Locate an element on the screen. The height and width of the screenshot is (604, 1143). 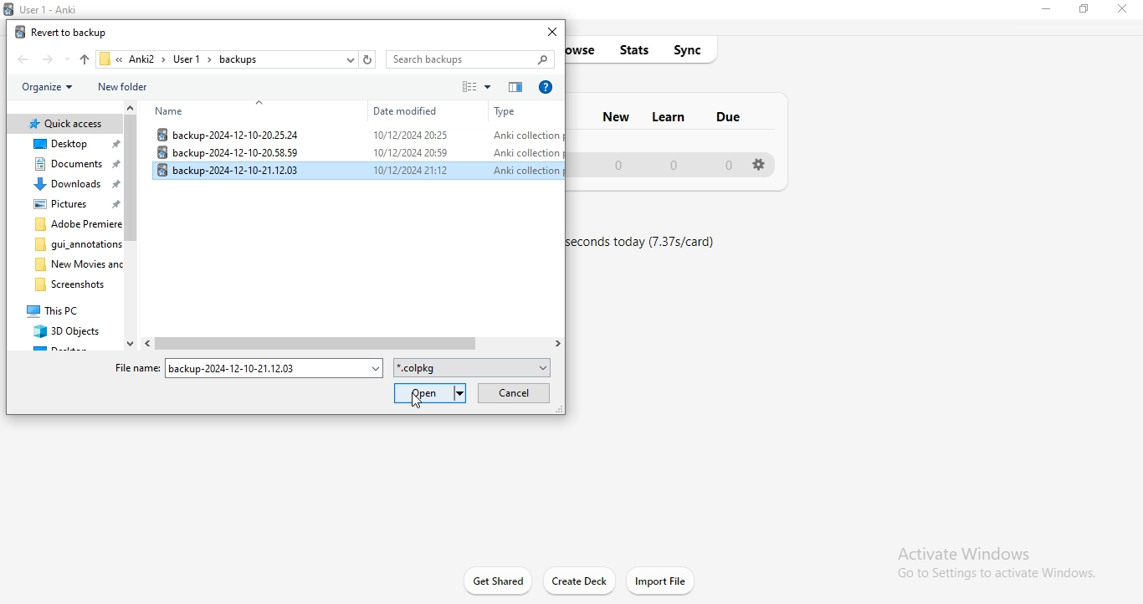
file structure is located at coordinates (64, 233).